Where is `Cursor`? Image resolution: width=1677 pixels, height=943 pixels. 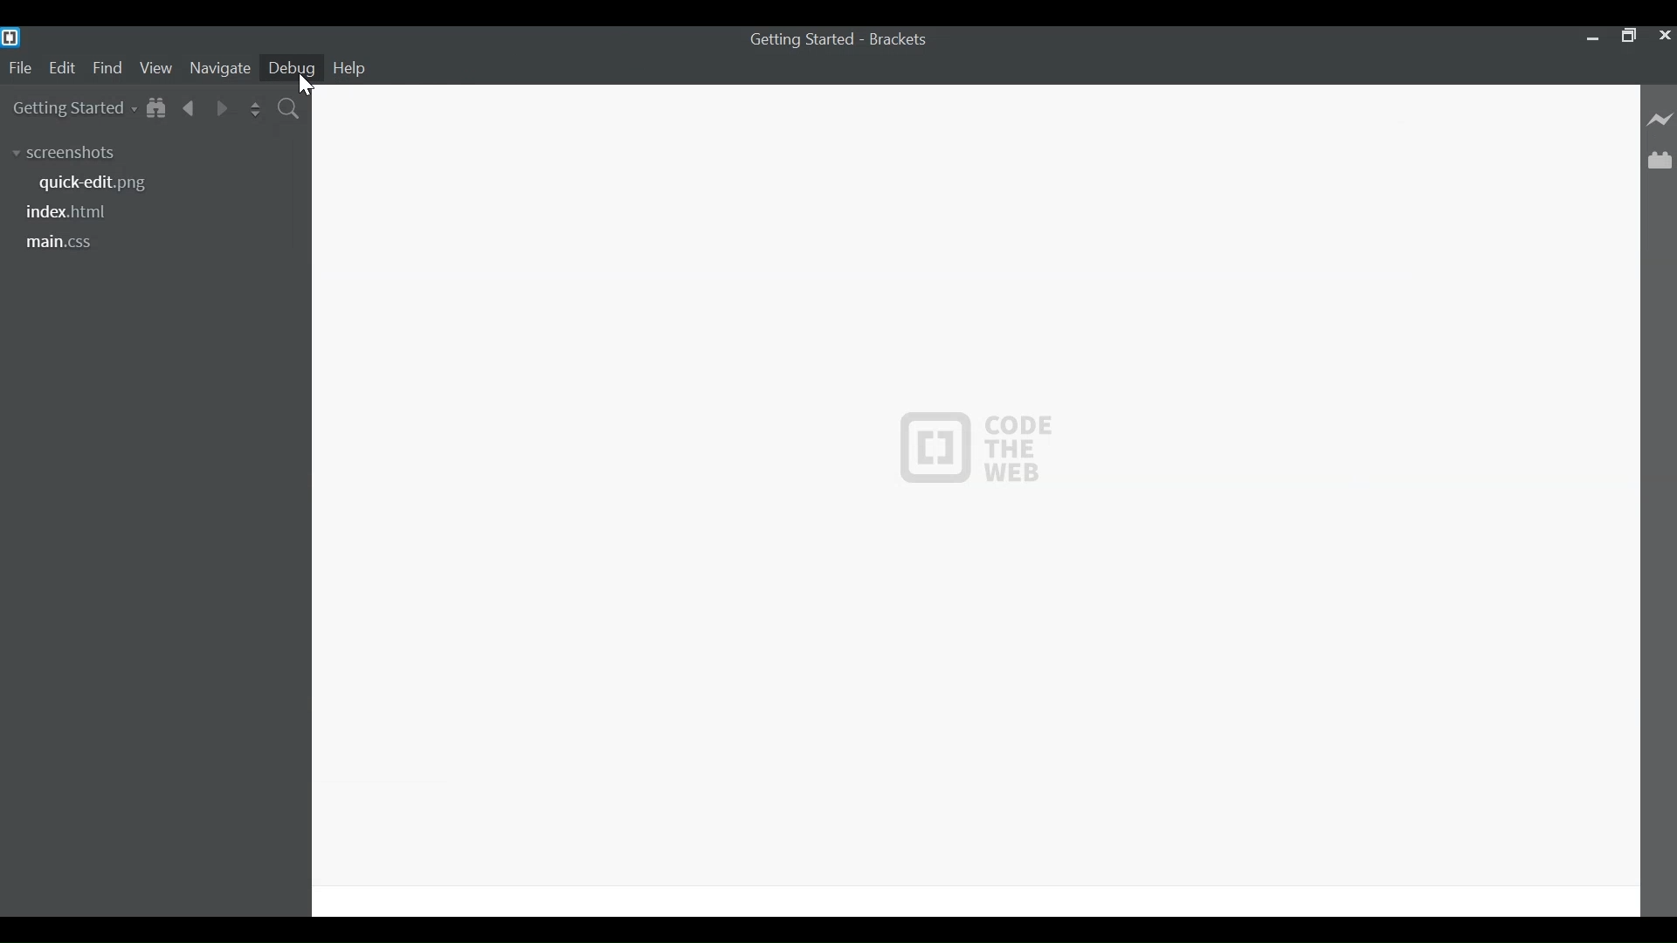 Cursor is located at coordinates (307, 85).